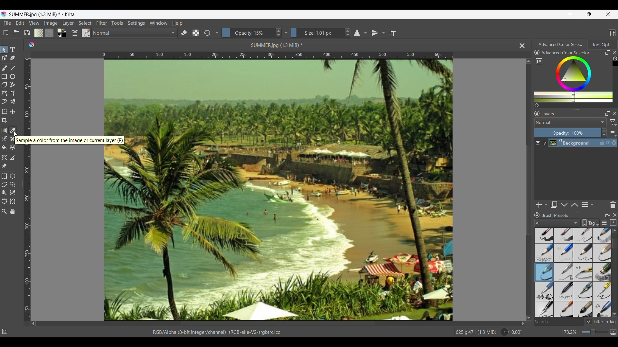  Describe the element at coordinates (12, 211) in the screenshot. I see `Pan tool` at that location.